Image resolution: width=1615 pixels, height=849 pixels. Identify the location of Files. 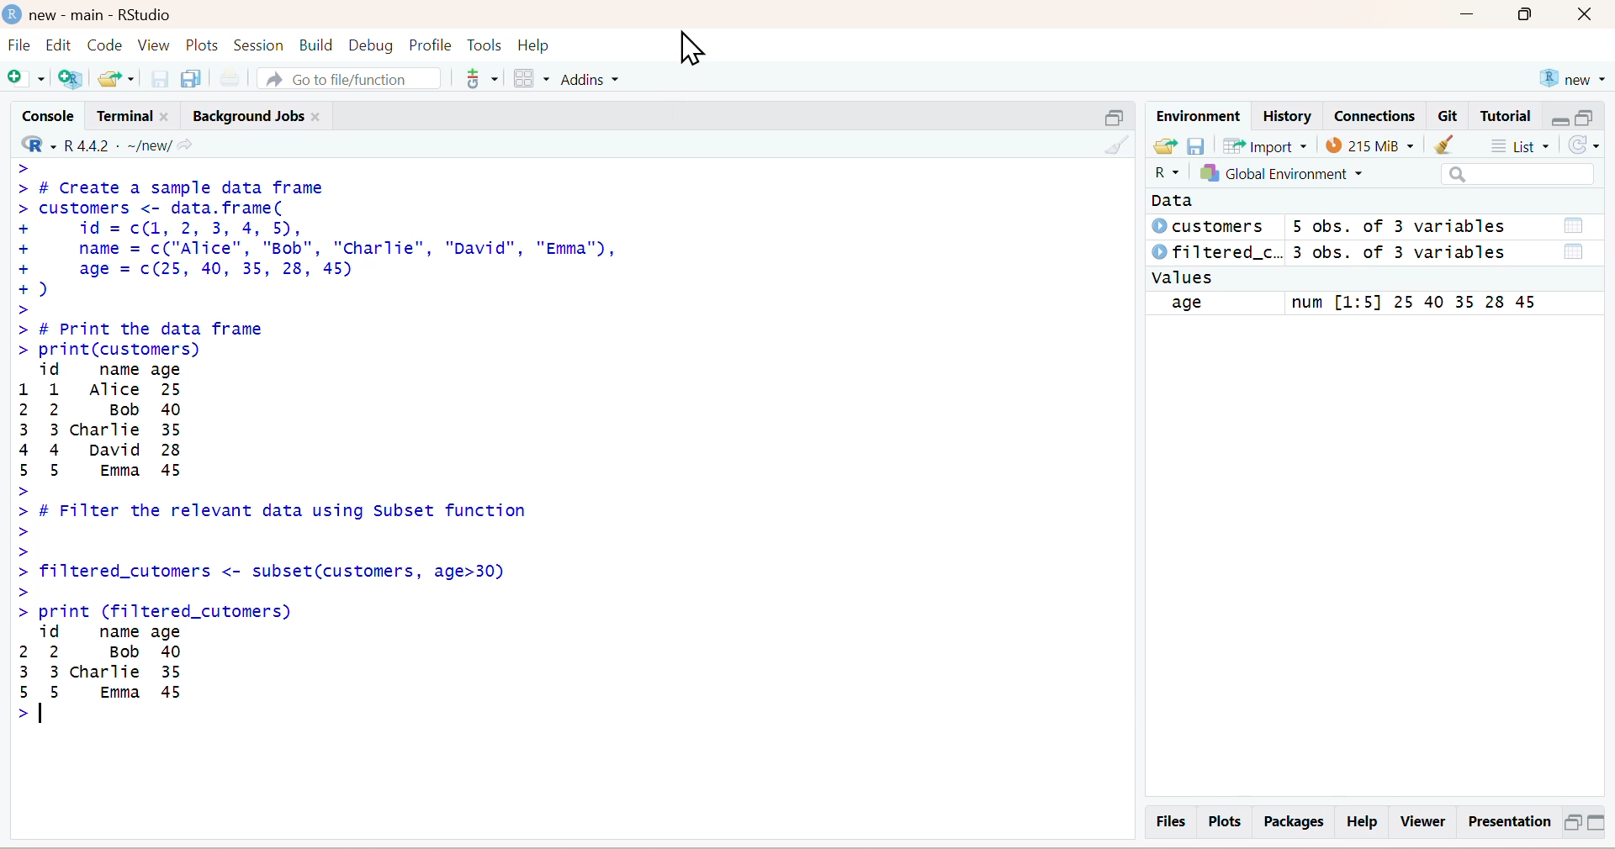
(1168, 820).